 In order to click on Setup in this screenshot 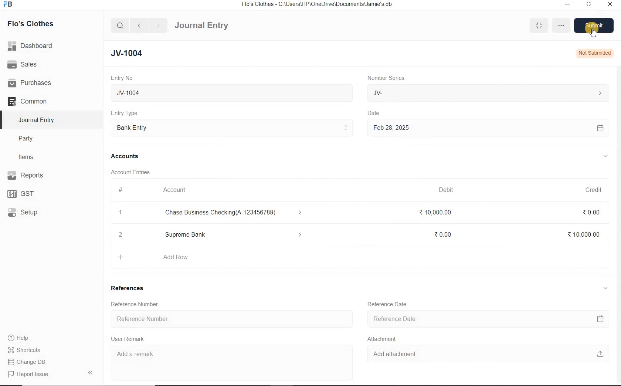, I will do `click(30, 212)`.